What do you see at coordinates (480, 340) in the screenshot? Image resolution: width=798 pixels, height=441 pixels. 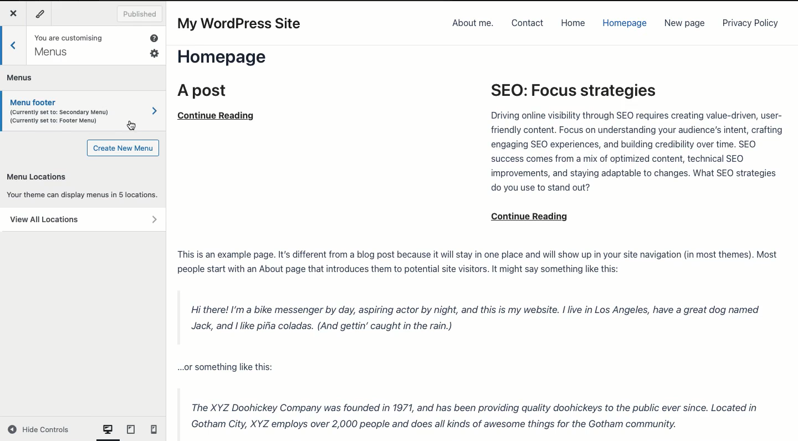 I see `Post content` at bounding box center [480, 340].